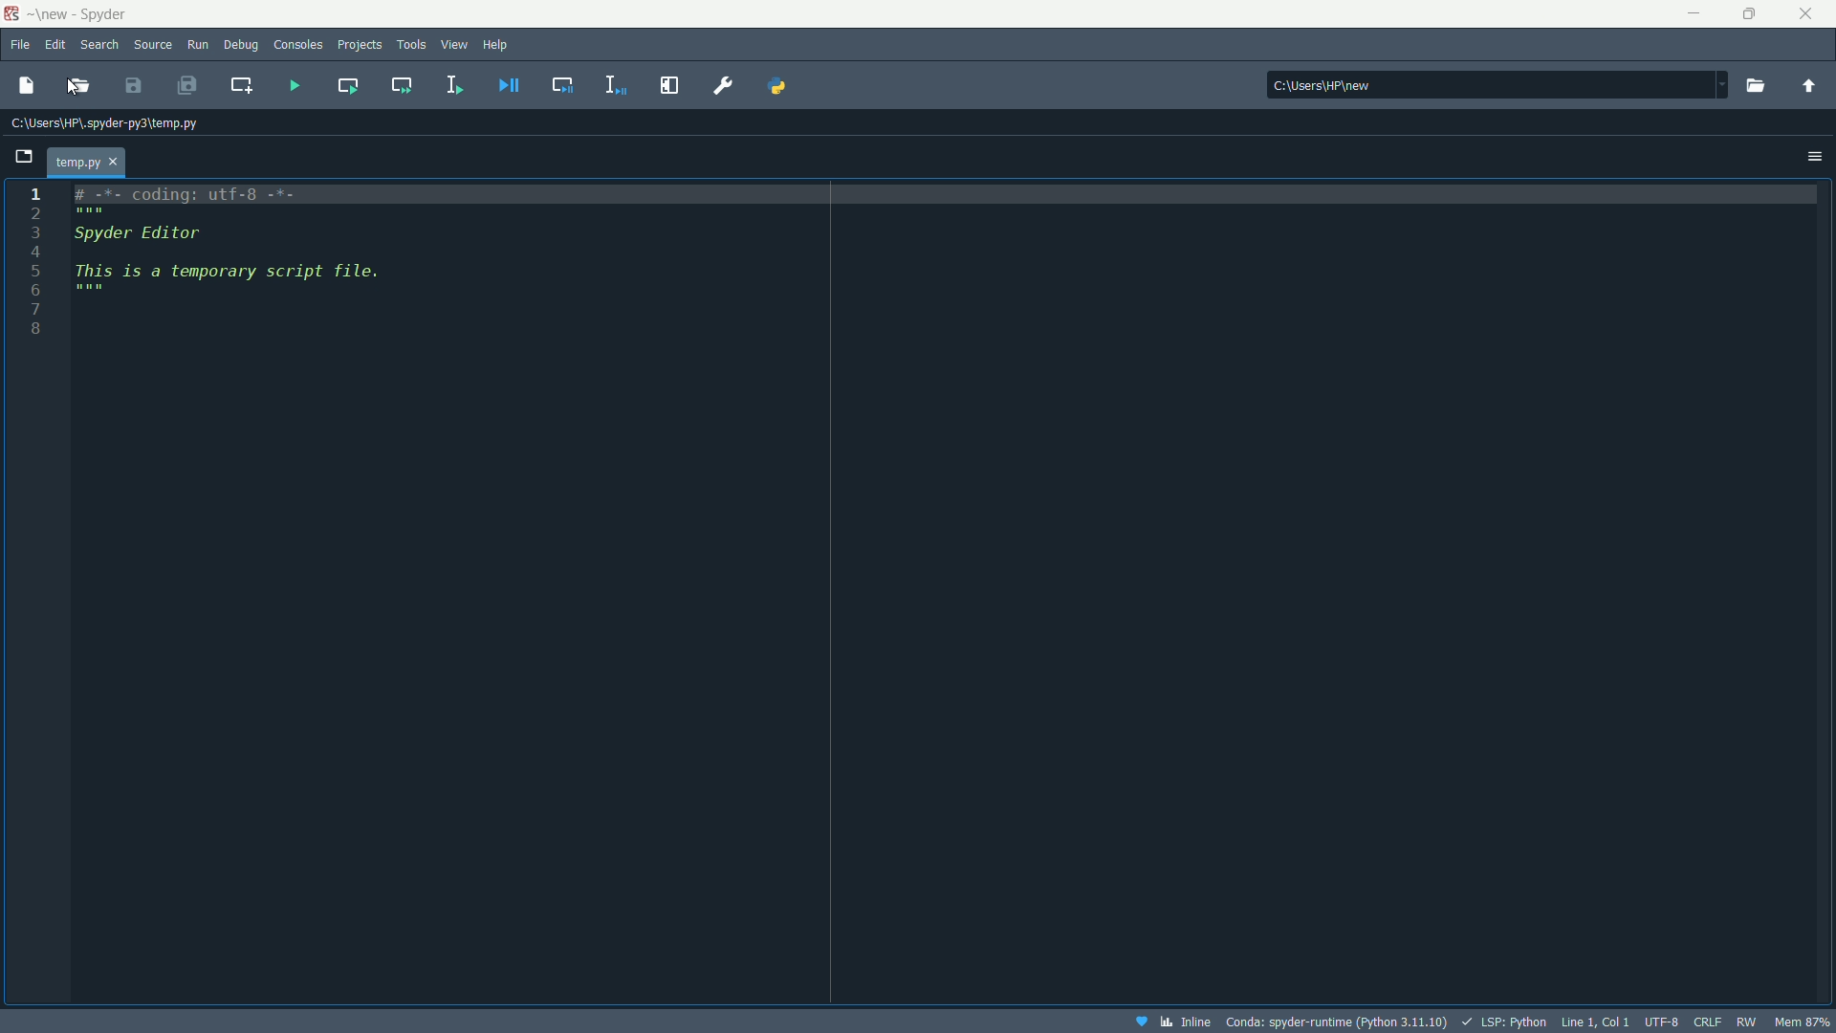  Describe the element at coordinates (672, 87) in the screenshot. I see `Maximize current panel` at that location.